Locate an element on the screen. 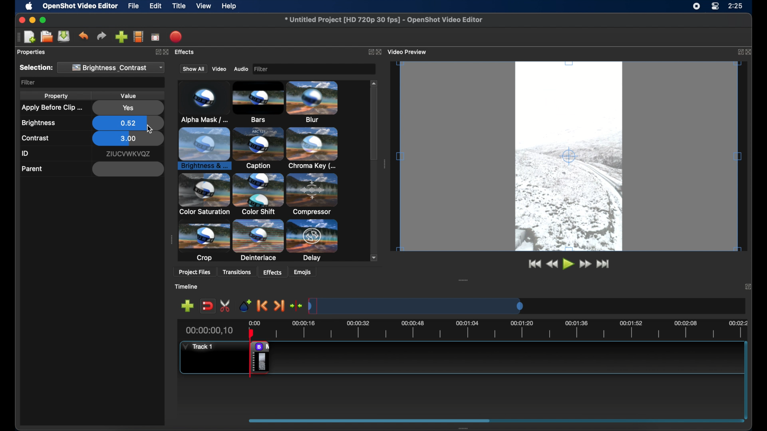  jump to end is located at coordinates (605, 265).